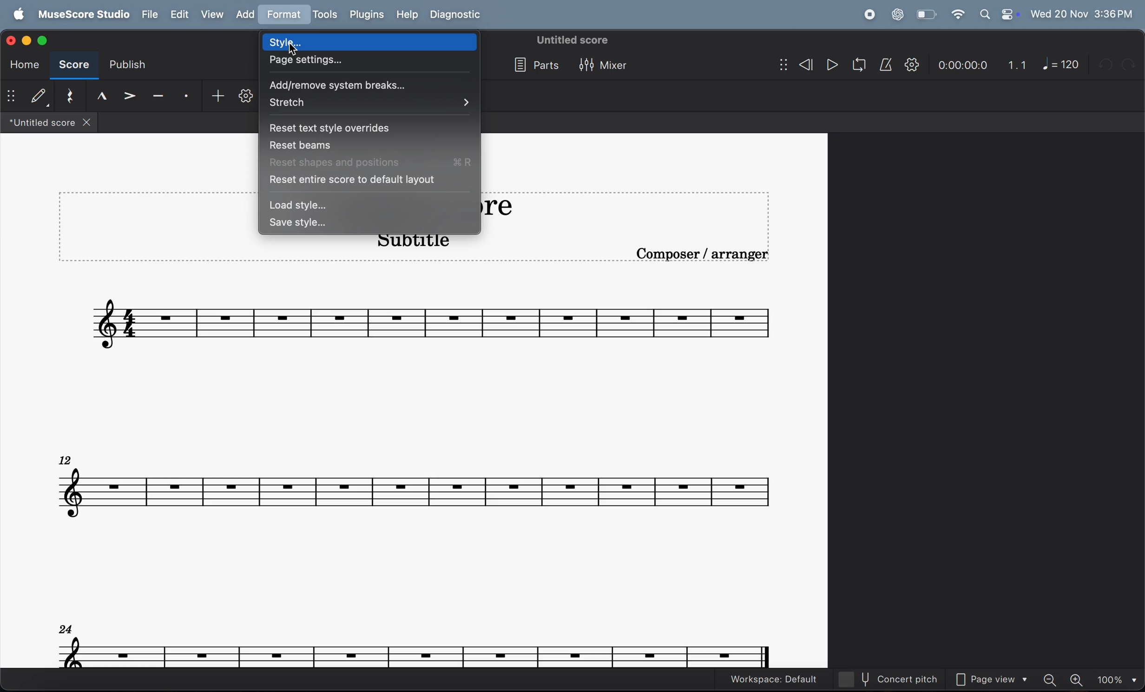  What do you see at coordinates (434, 320) in the screenshot?
I see `notes` at bounding box center [434, 320].